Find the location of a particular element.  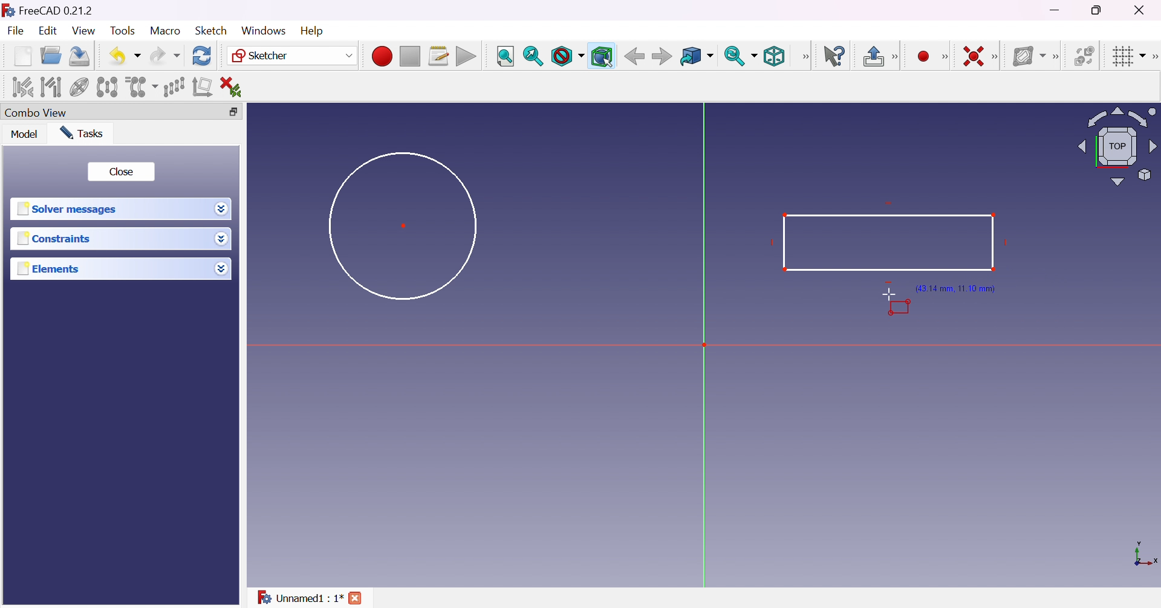

 is located at coordinates (741, 57).